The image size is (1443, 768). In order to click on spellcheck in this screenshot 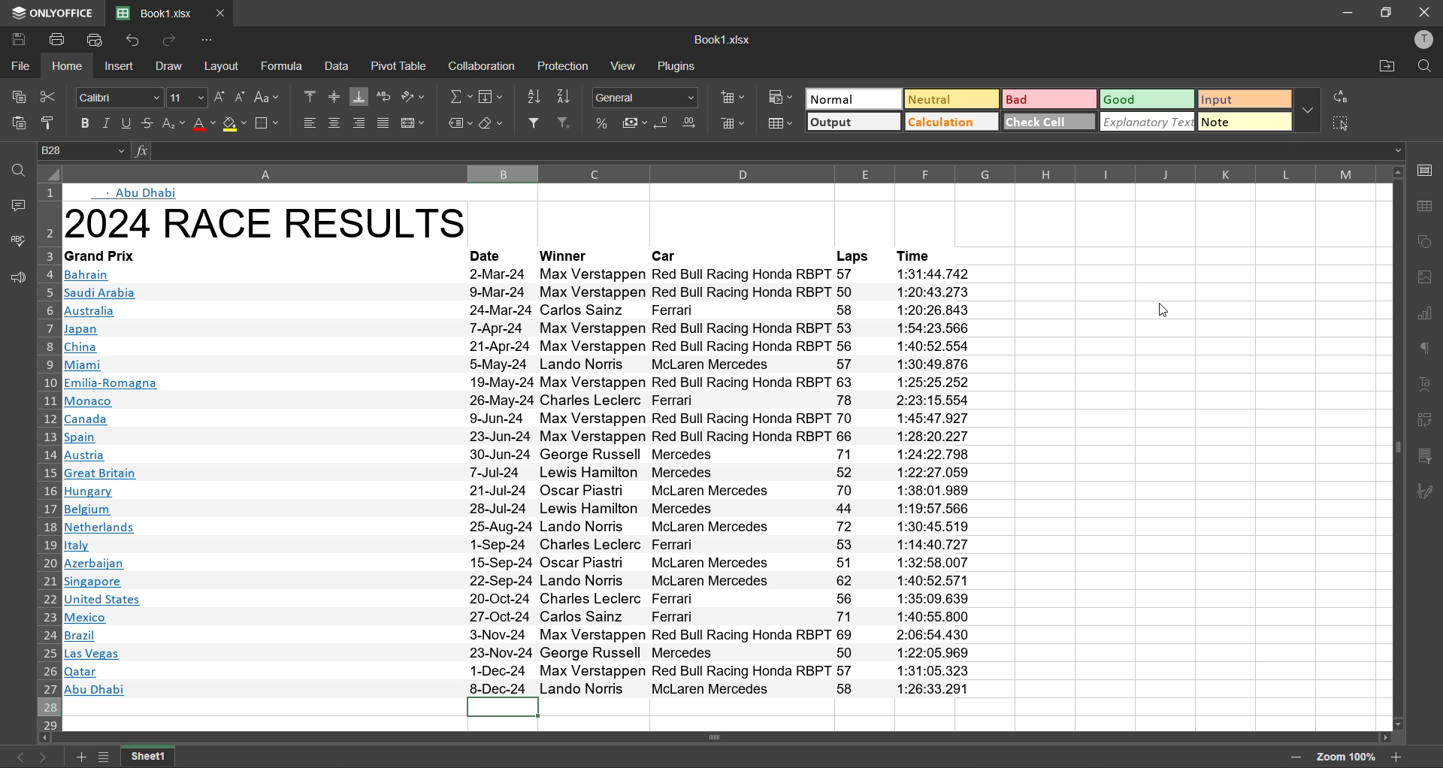, I will do `click(14, 240)`.